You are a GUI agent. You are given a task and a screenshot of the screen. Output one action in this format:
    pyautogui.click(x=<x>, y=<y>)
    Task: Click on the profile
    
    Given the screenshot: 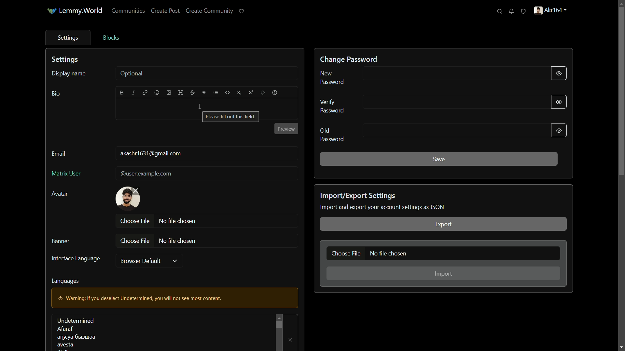 What is the action you would take?
    pyautogui.click(x=551, y=11)
    